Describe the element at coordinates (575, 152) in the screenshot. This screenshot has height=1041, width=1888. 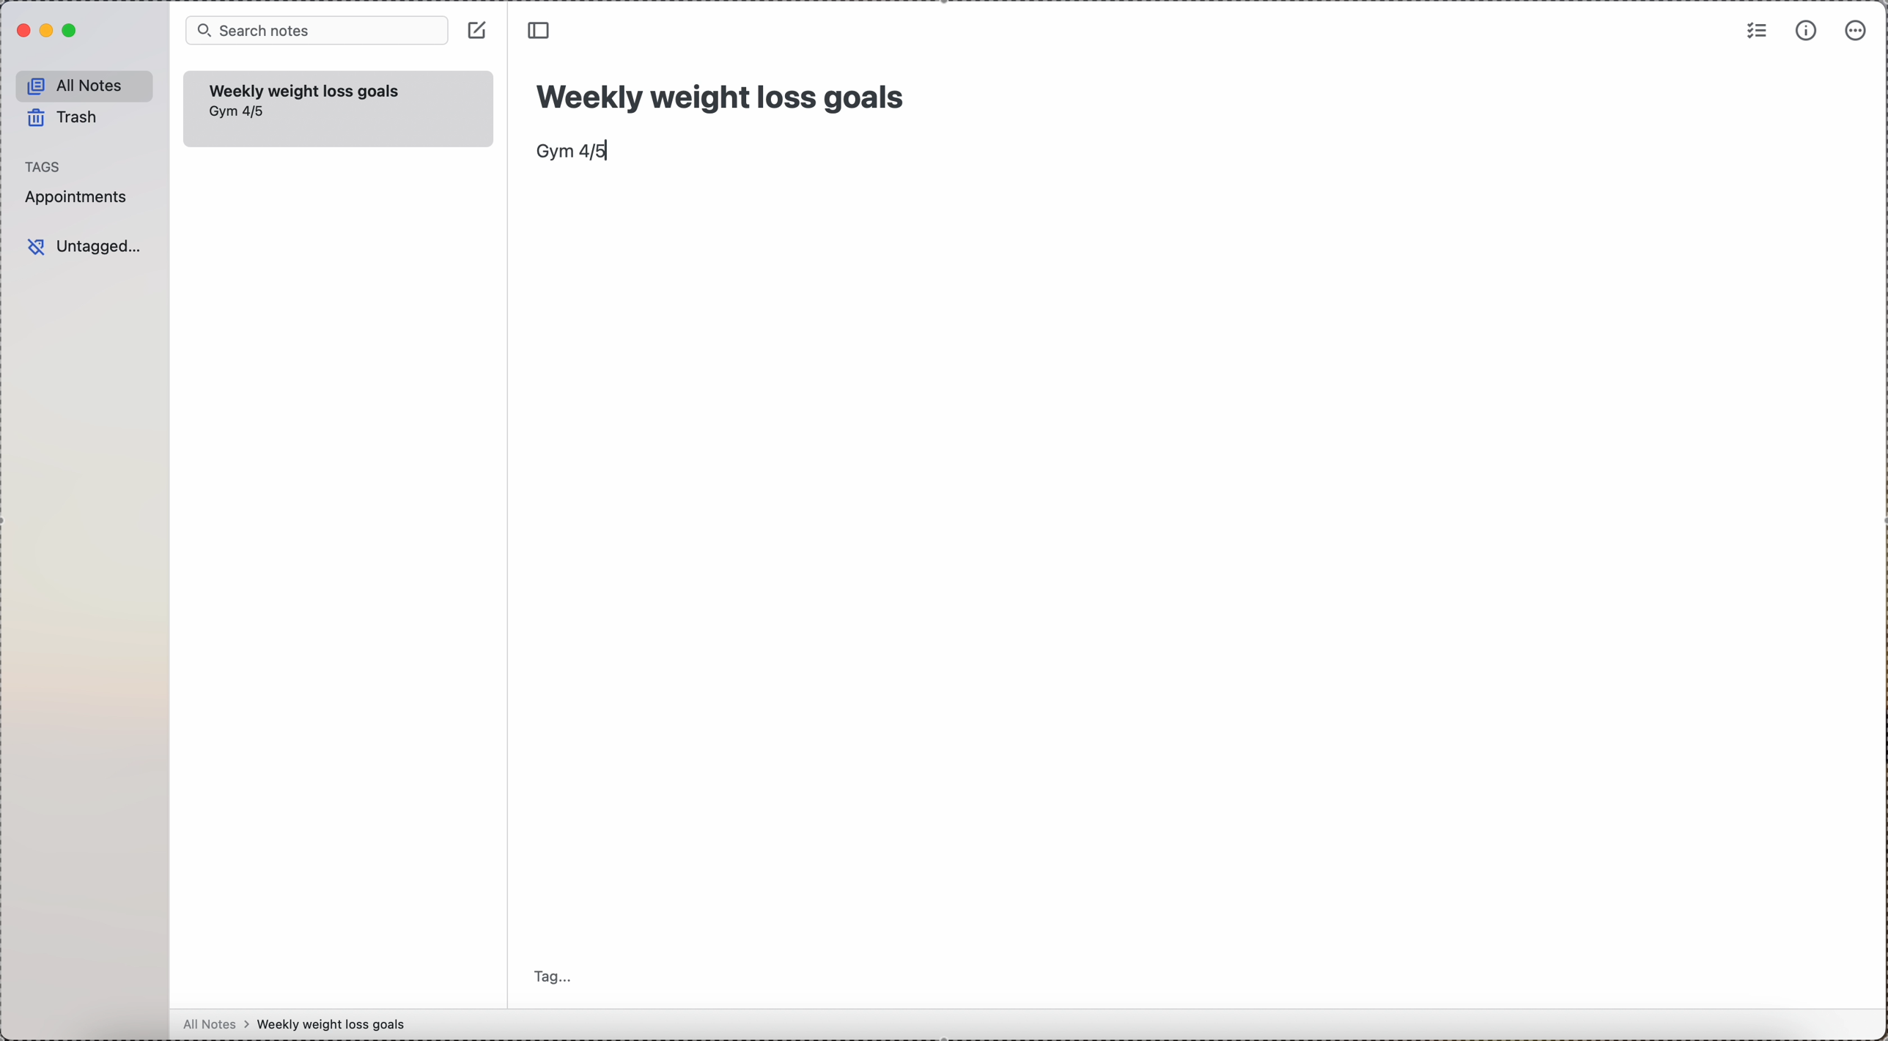
I see `Gym 4/5` at that location.